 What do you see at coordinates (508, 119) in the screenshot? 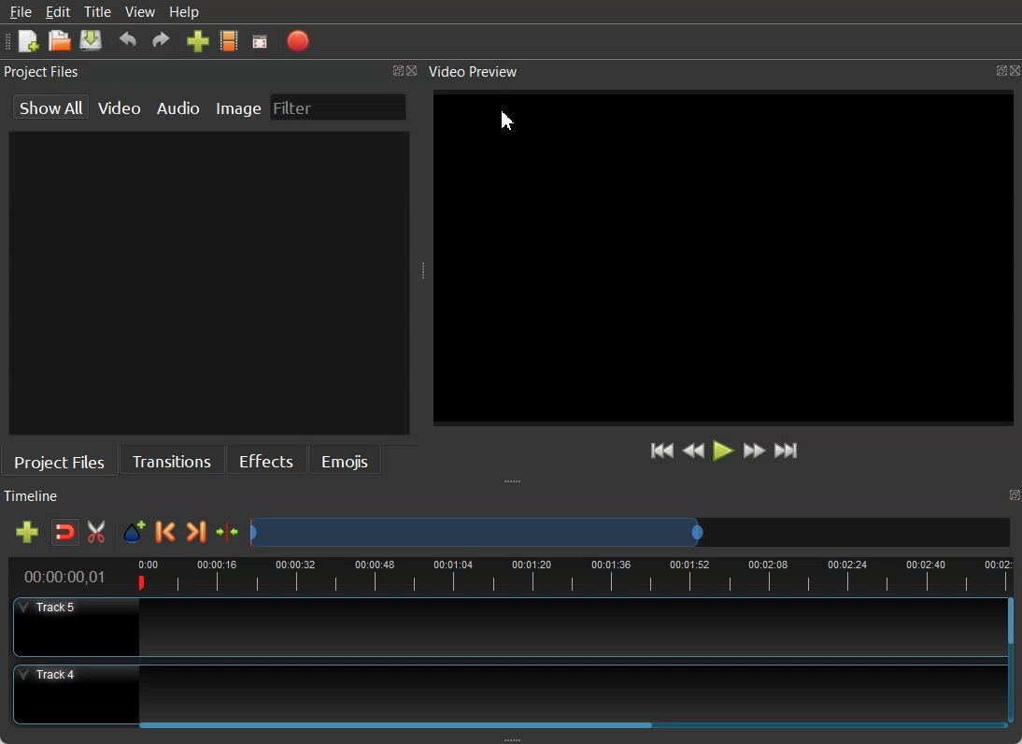
I see `Cursor` at bounding box center [508, 119].